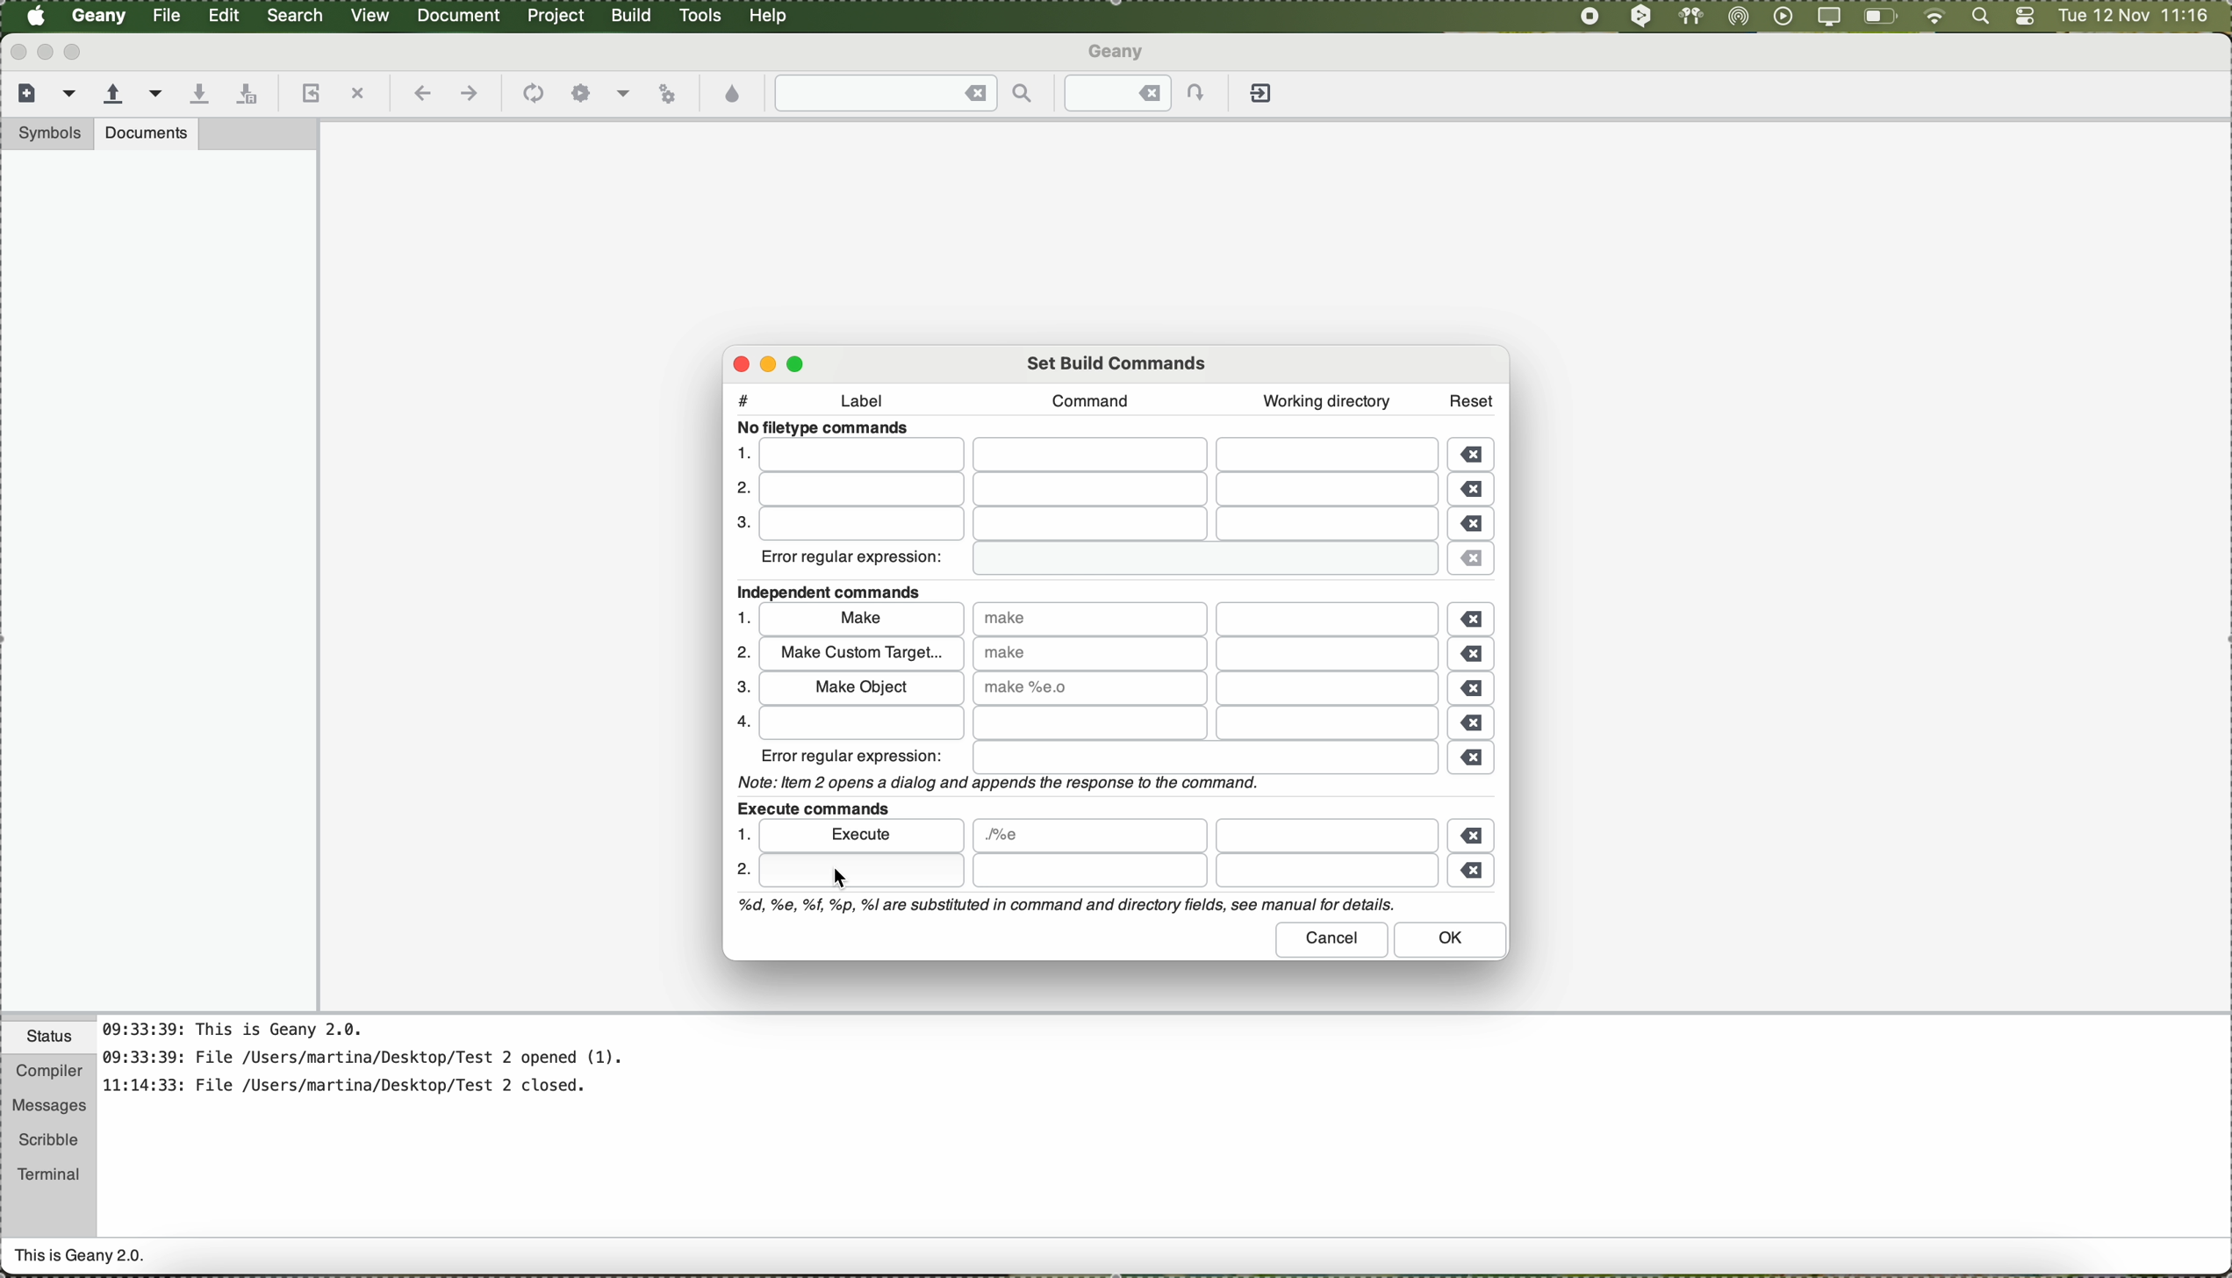 The image size is (2232, 1278). I want to click on sidebar, so click(159, 580).